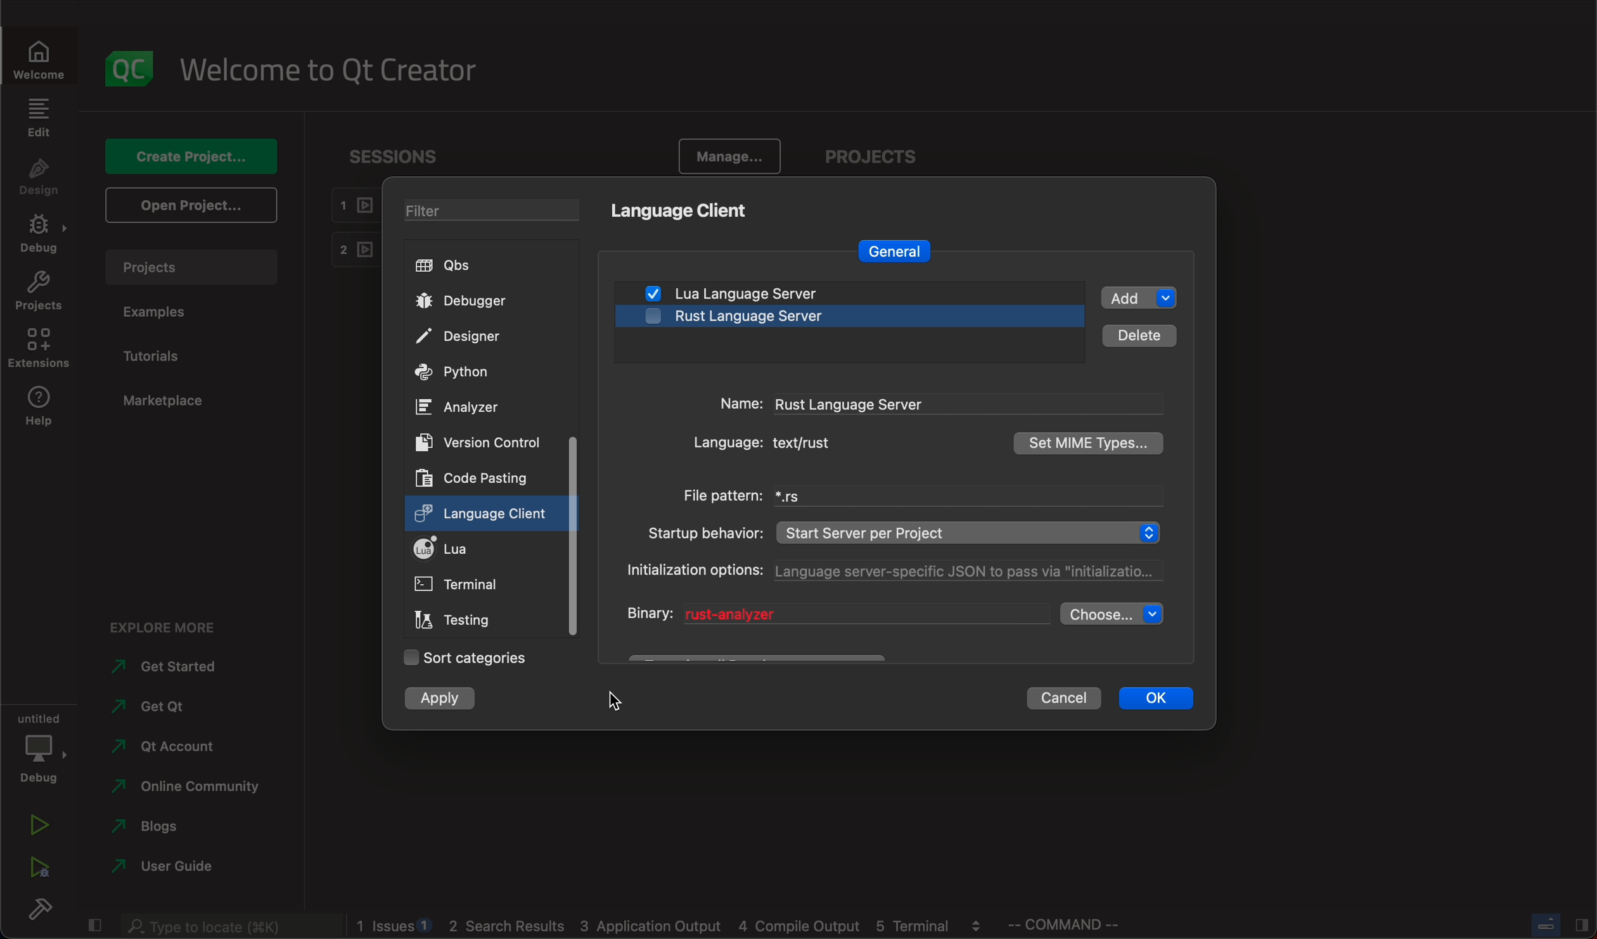  I want to click on terminal, so click(456, 585).